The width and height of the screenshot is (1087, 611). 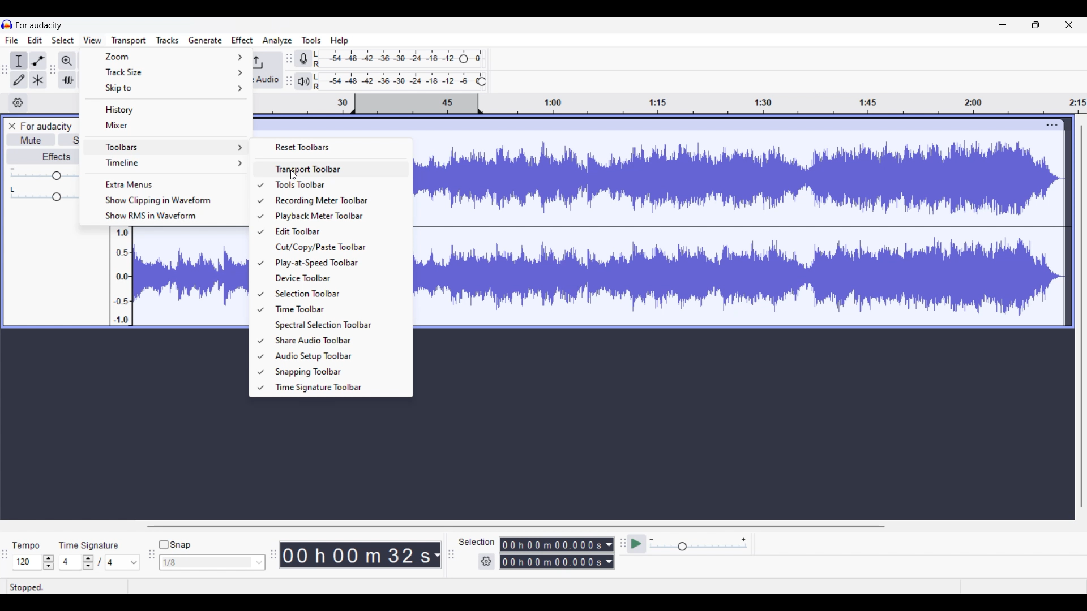 What do you see at coordinates (477, 541) in the screenshot?
I see `Indicates selection duration settings` at bounding box center [477, 541].